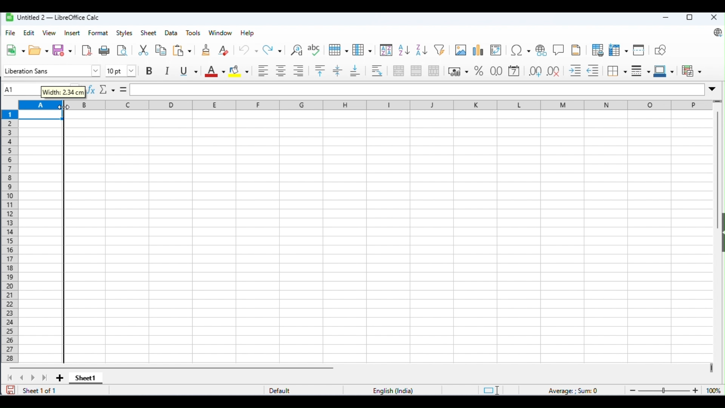  What do you see at coordinates (50, 71) in the screenshot?
I see `font style` at bounding box center [50, 71].